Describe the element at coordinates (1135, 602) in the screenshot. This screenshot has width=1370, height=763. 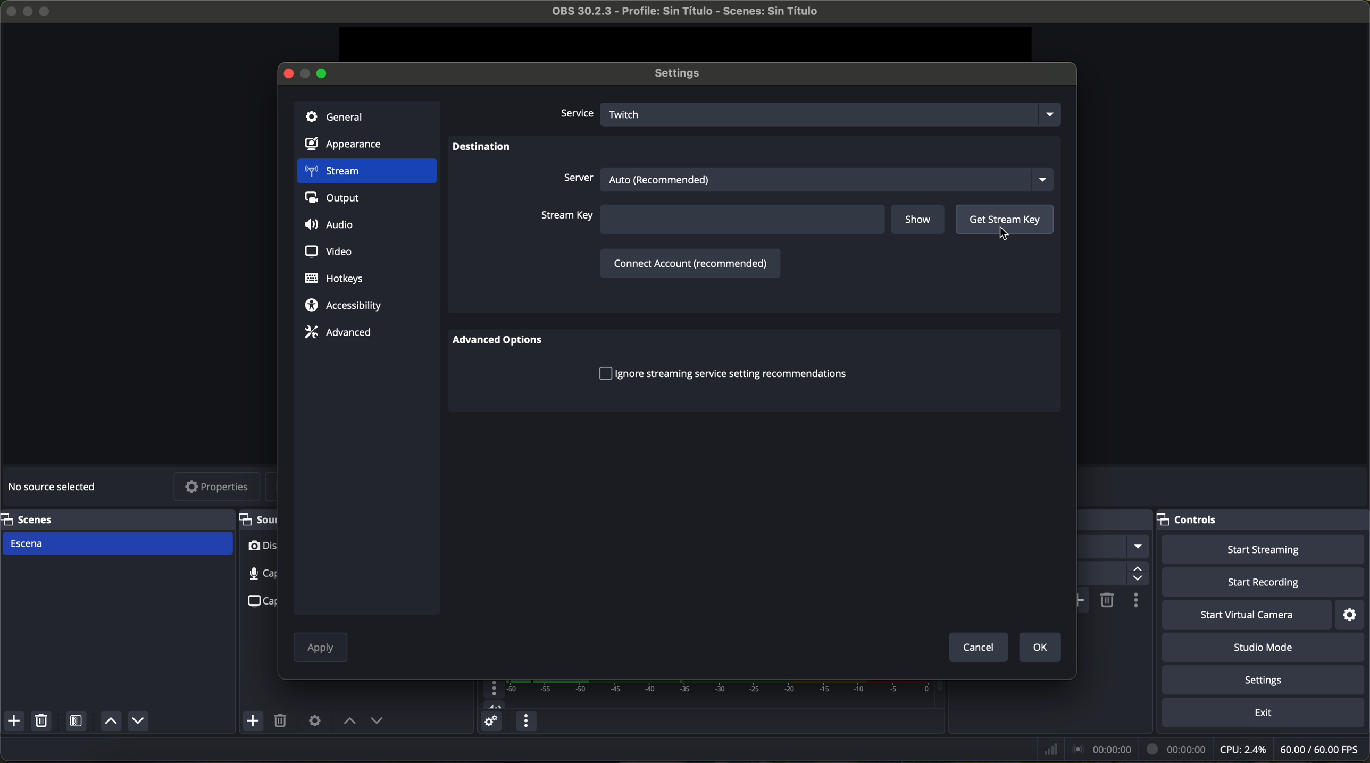
I see `transition properties` at that location.